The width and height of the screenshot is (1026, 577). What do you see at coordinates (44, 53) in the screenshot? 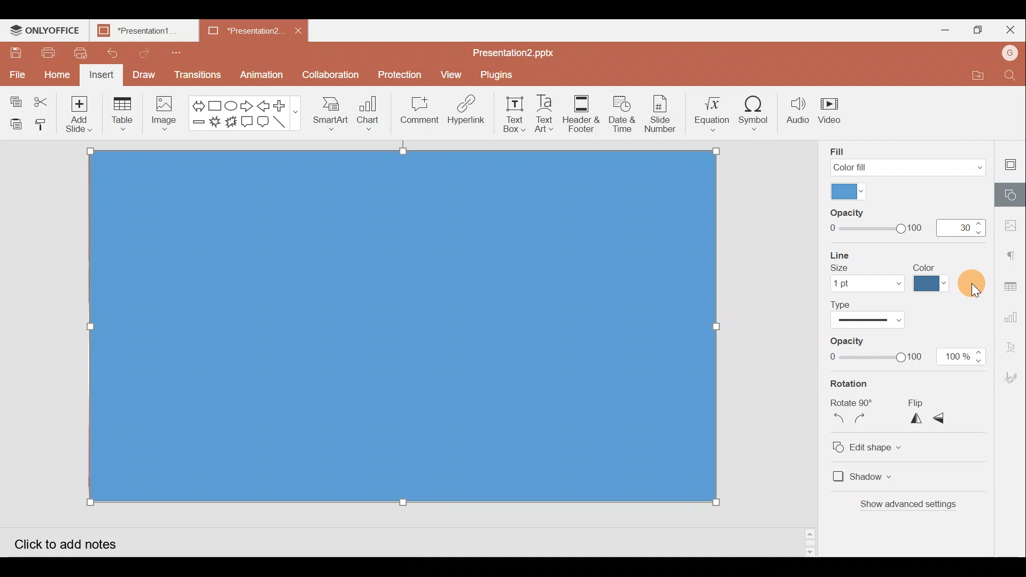
I see `Print file` at bounding box center [44, 53].